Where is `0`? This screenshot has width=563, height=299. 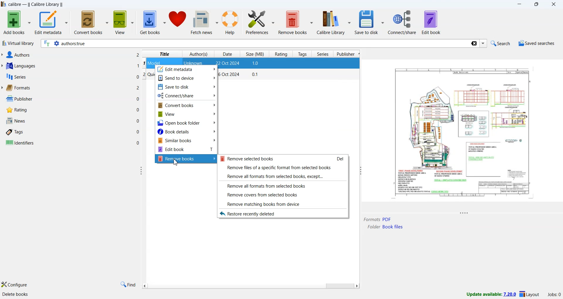 0 is located at coordinates (138, 142).